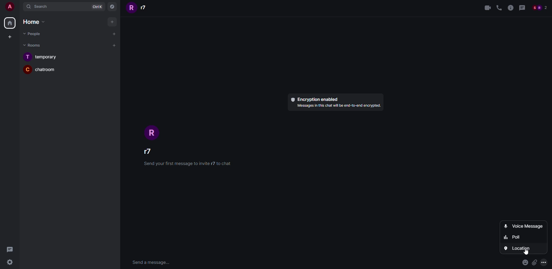 The height and width of the screenshot is (269, 552). I want to click on voice message, so click(523, 226).